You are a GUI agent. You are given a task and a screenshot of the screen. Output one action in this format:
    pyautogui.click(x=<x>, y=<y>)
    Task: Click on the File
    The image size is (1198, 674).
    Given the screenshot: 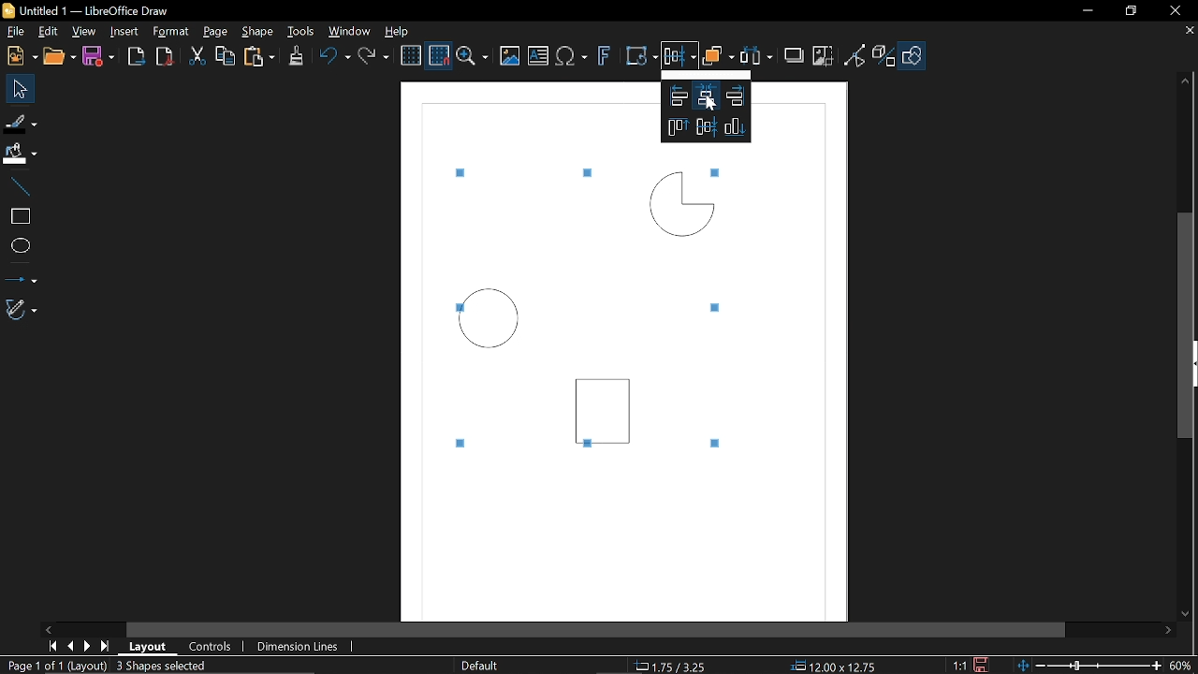 What is the action you would take?
    pyautogui.click(x=16, y=30)
    